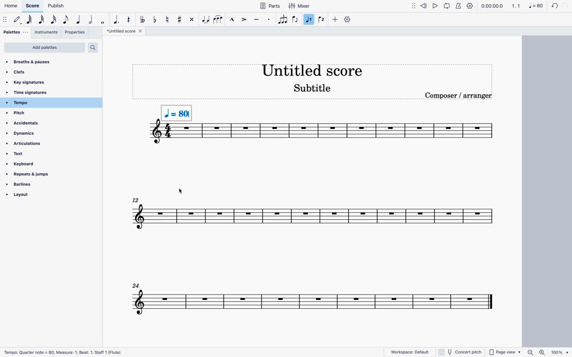  I want to click on flip direction, so click(295, 20).